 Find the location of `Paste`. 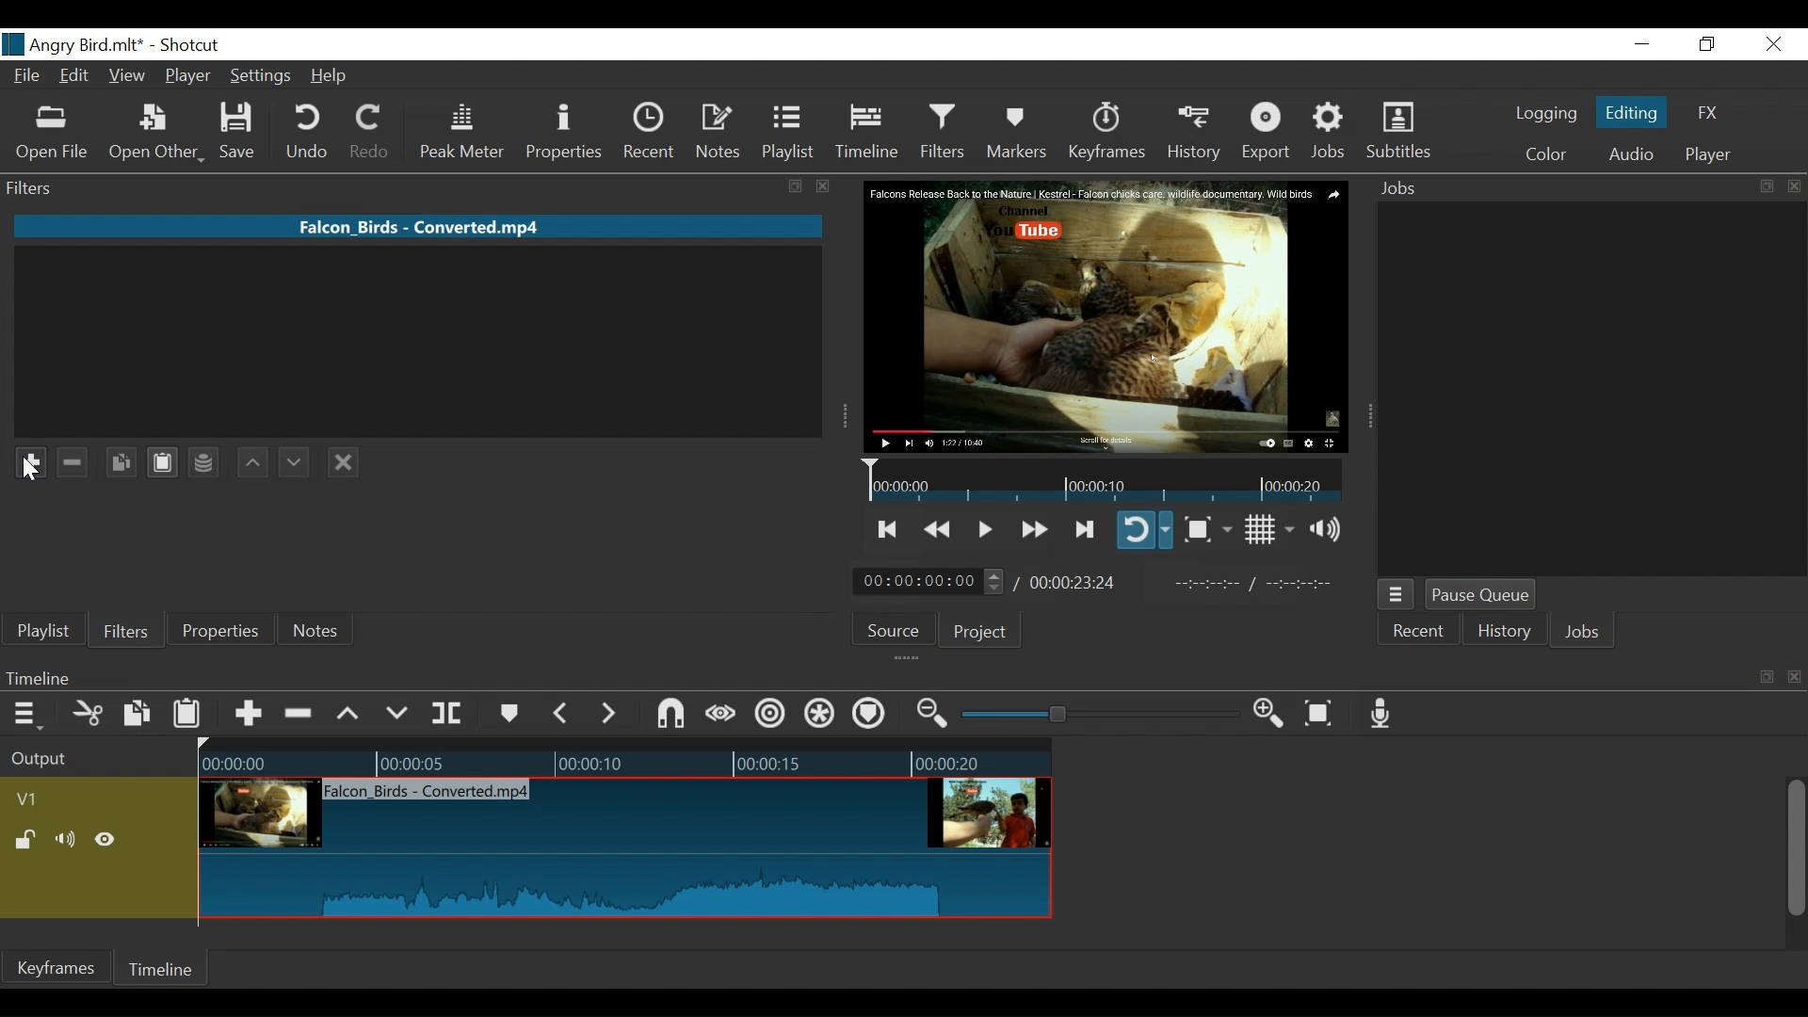

Paste is located at coordinates (189, 718).